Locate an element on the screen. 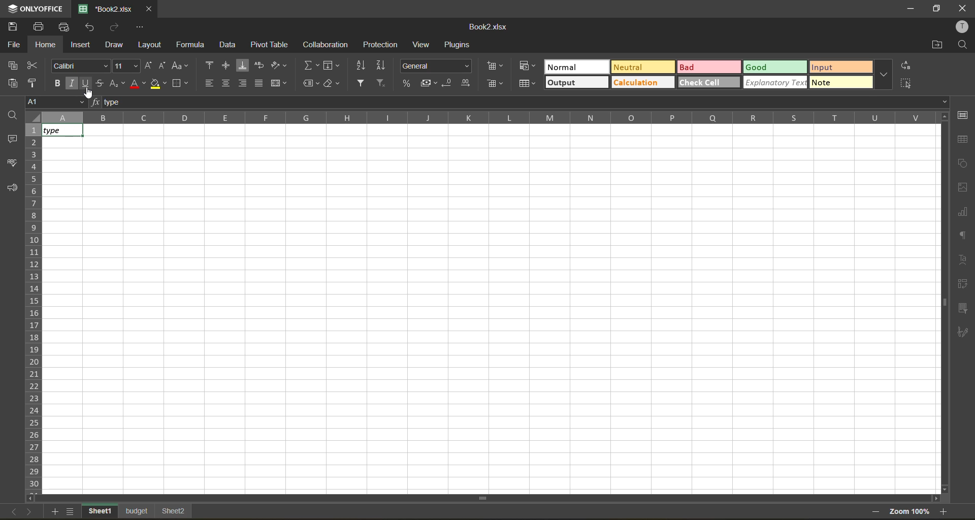 The height and width of the screenshot is (520, 975). formula is located at coordinates (194, 45).